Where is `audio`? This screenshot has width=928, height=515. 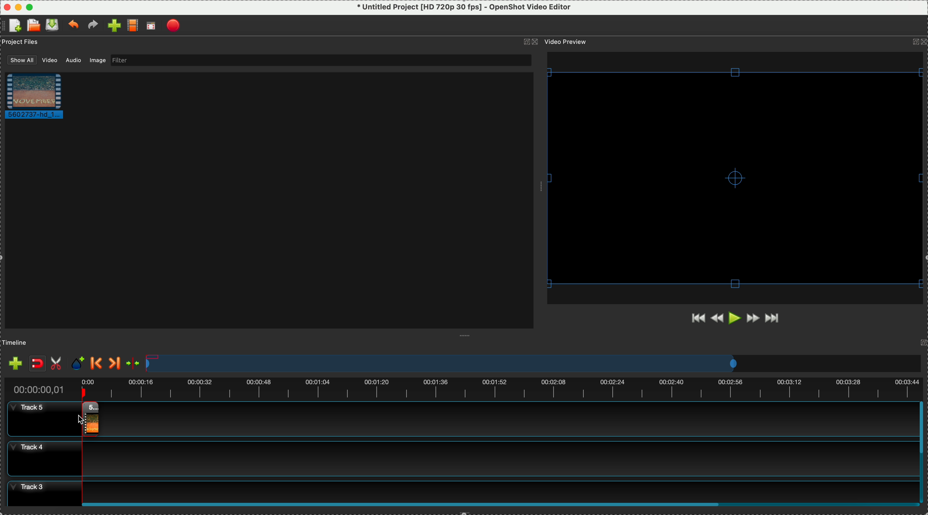
audio is located at coordinates (72, 61).